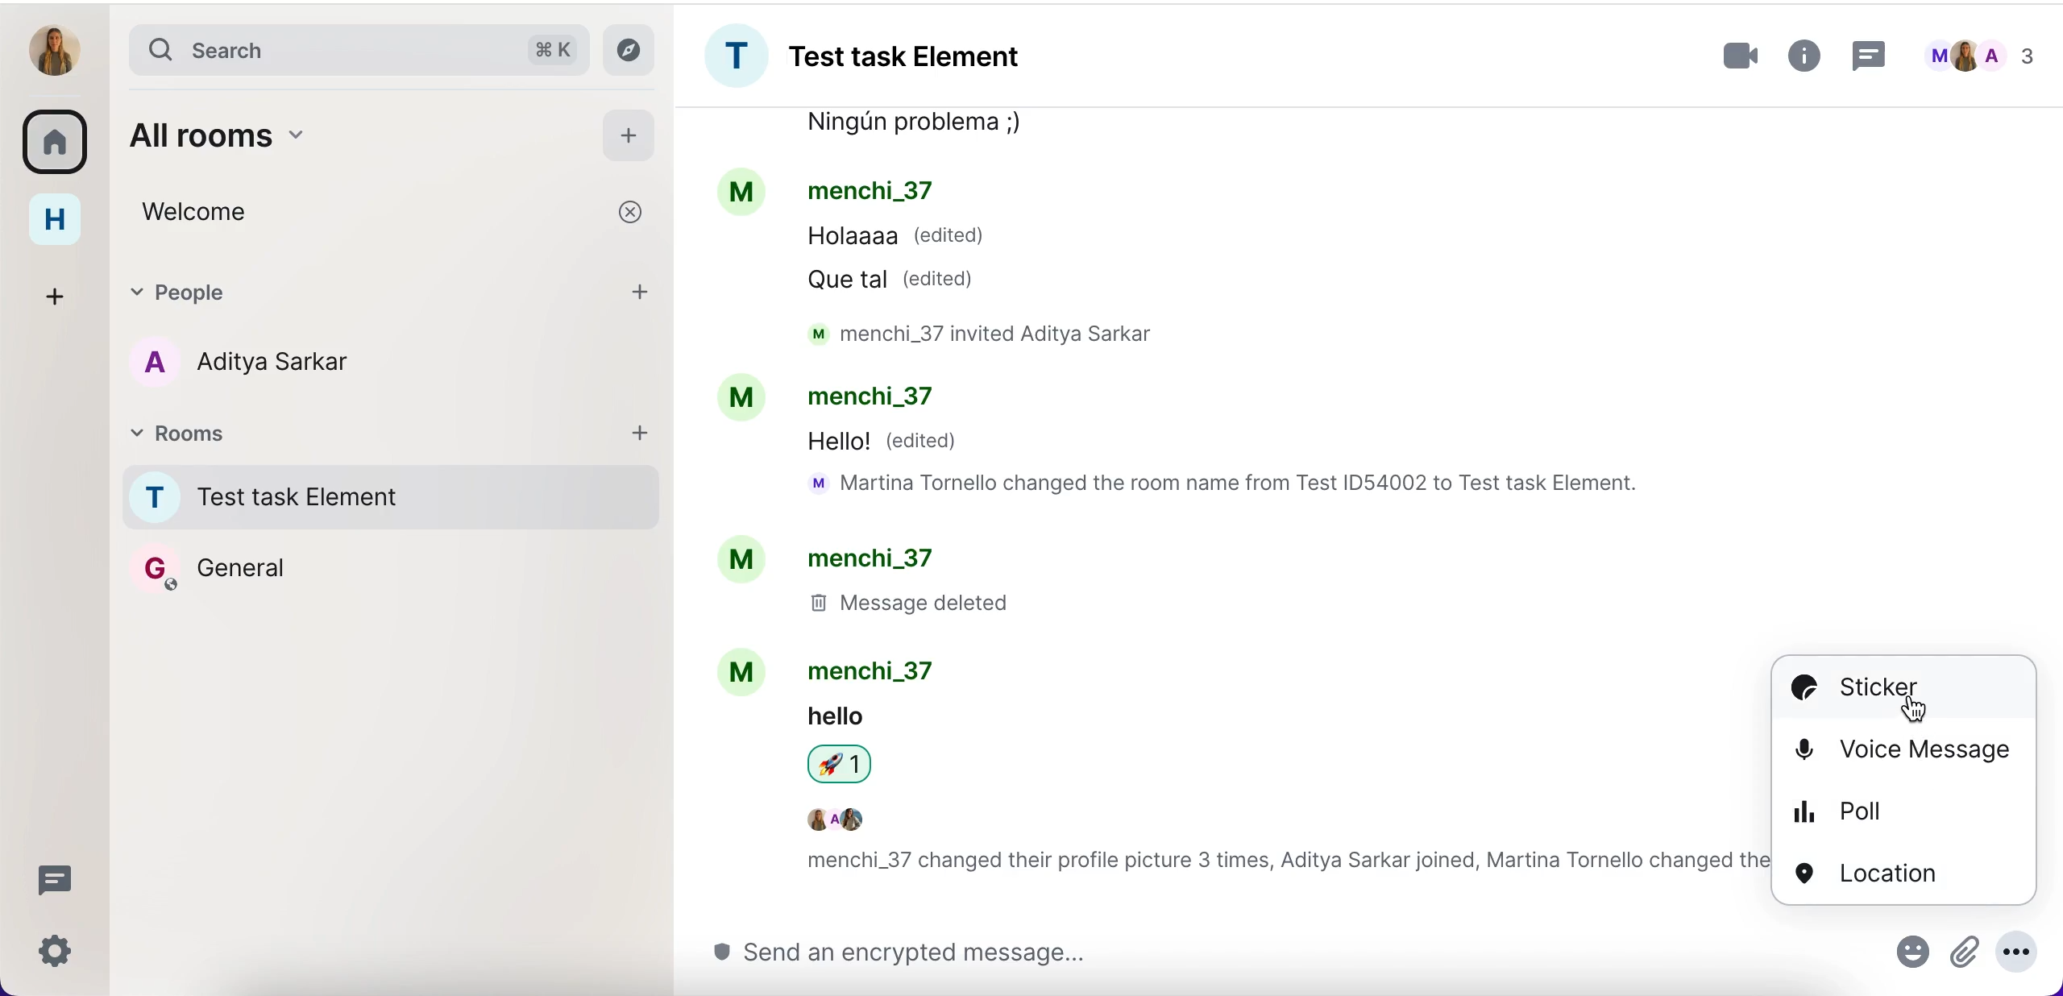 The image size is (2063, 996). I want to click on add, so click(628, 134).